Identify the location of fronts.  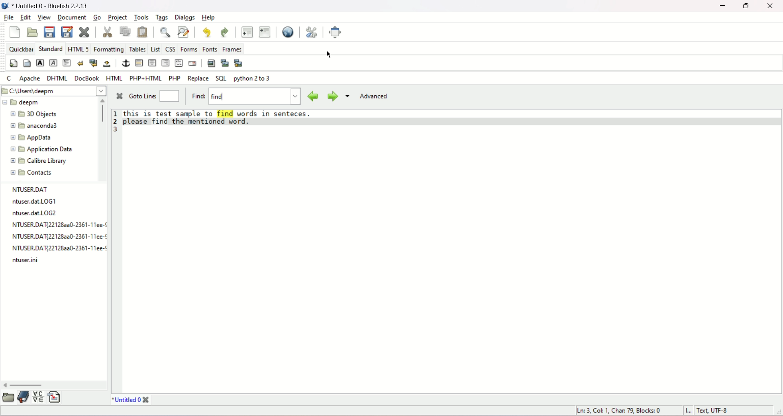
(211, 48).